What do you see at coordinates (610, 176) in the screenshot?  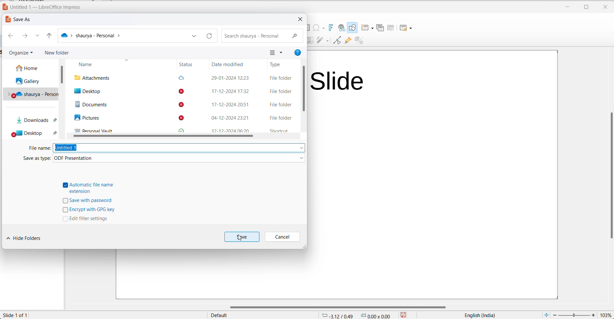 I see `vertical scroll bar` at bounding box center [610, 176].